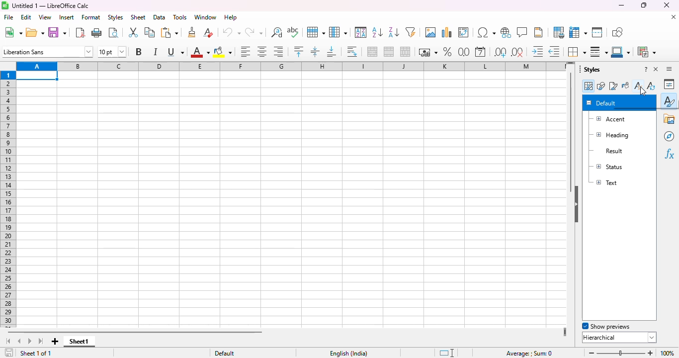  I want to click on font size, so click(112, 52).